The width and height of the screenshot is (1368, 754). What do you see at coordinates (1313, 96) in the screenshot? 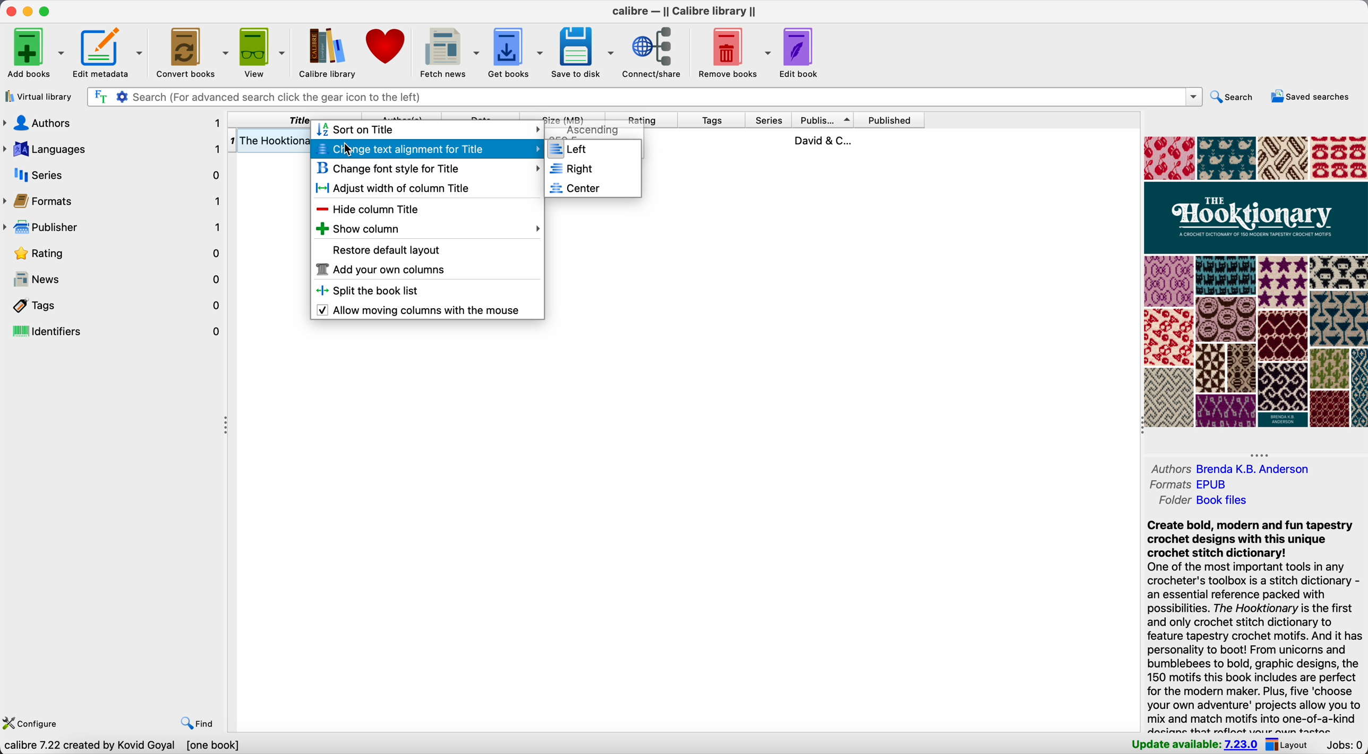
I see `saved searches` at bounding box center [1313, 96].